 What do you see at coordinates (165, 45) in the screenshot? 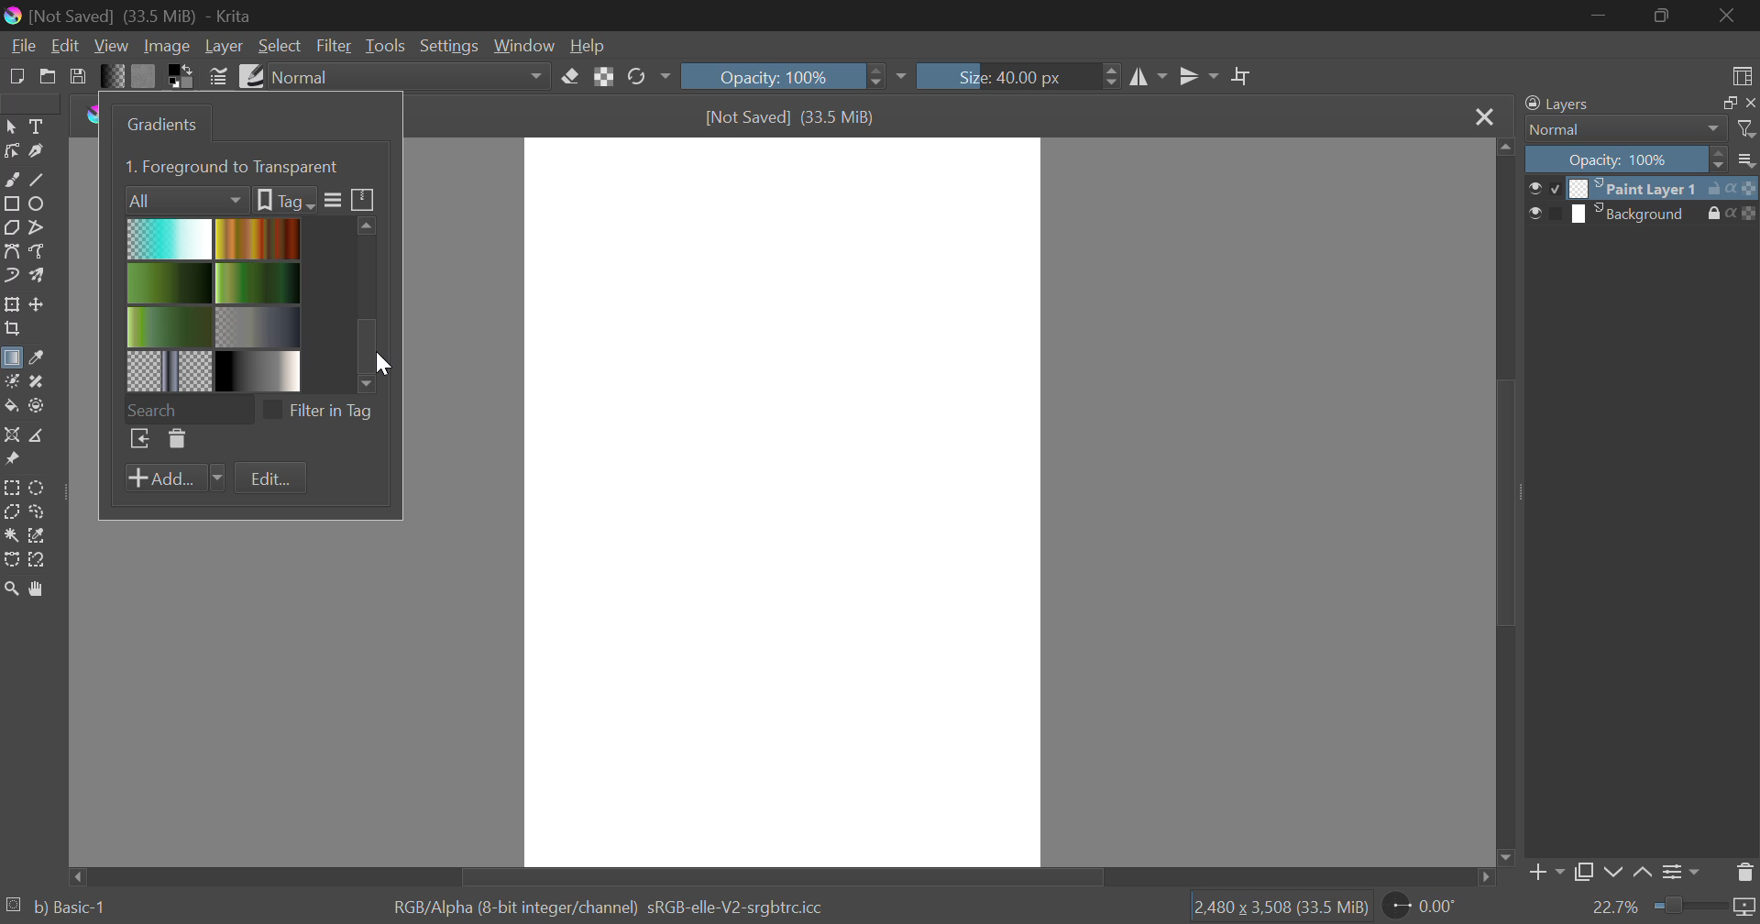
I see `Image` at bounding box center [165, 45].